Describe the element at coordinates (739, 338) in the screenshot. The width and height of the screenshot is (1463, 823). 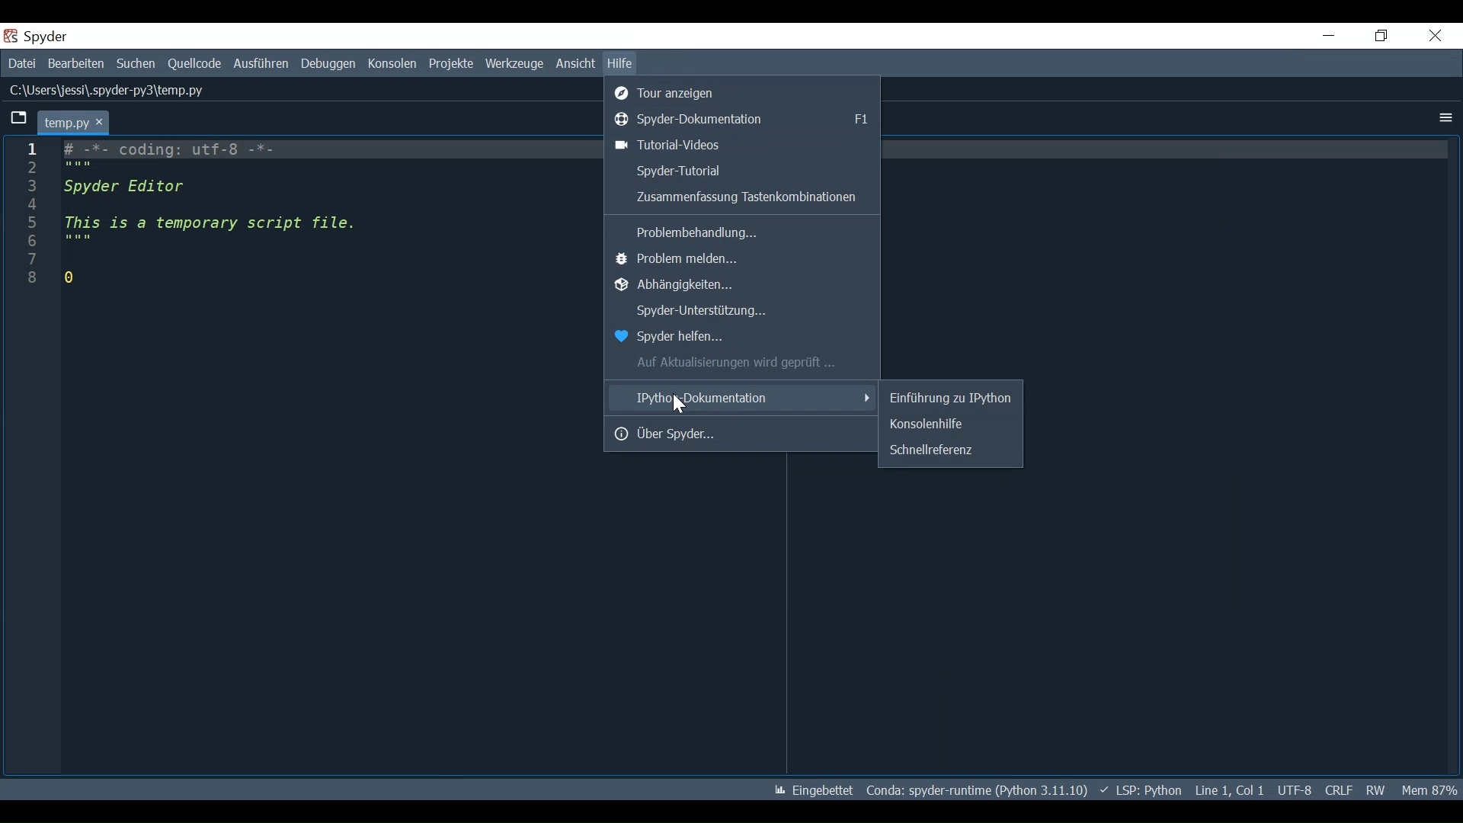
I see `Help Spyder` at that location.